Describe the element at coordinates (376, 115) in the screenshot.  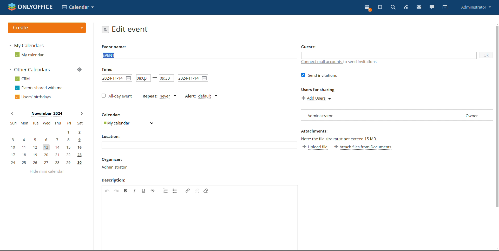
I see `list of users` at that location.